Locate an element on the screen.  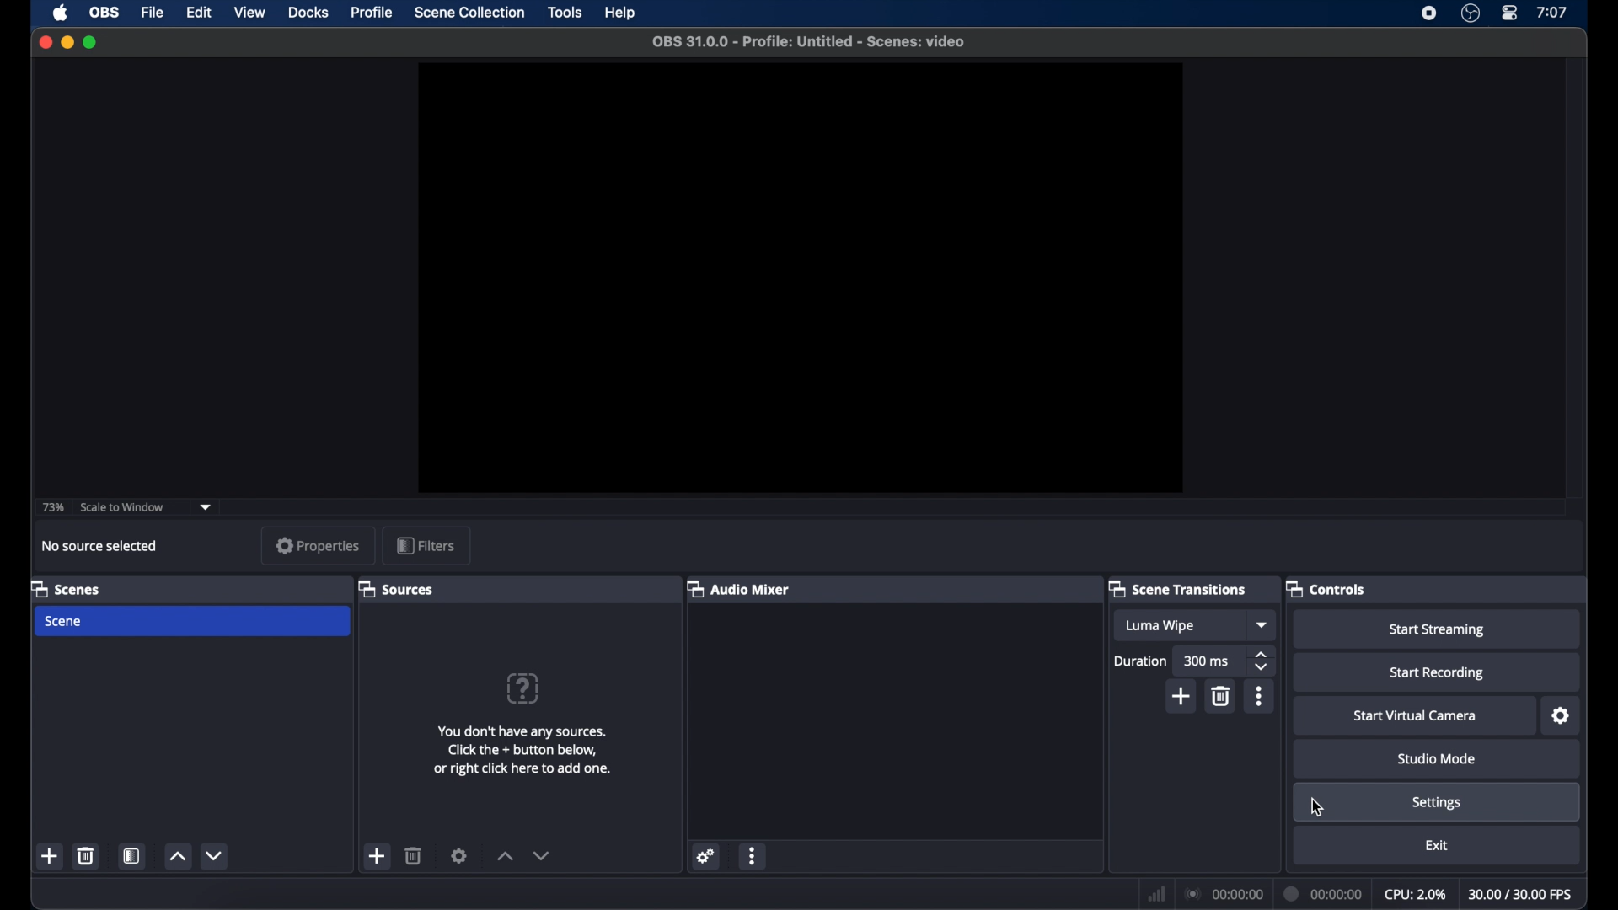
 is located at coordinates (522, 688).